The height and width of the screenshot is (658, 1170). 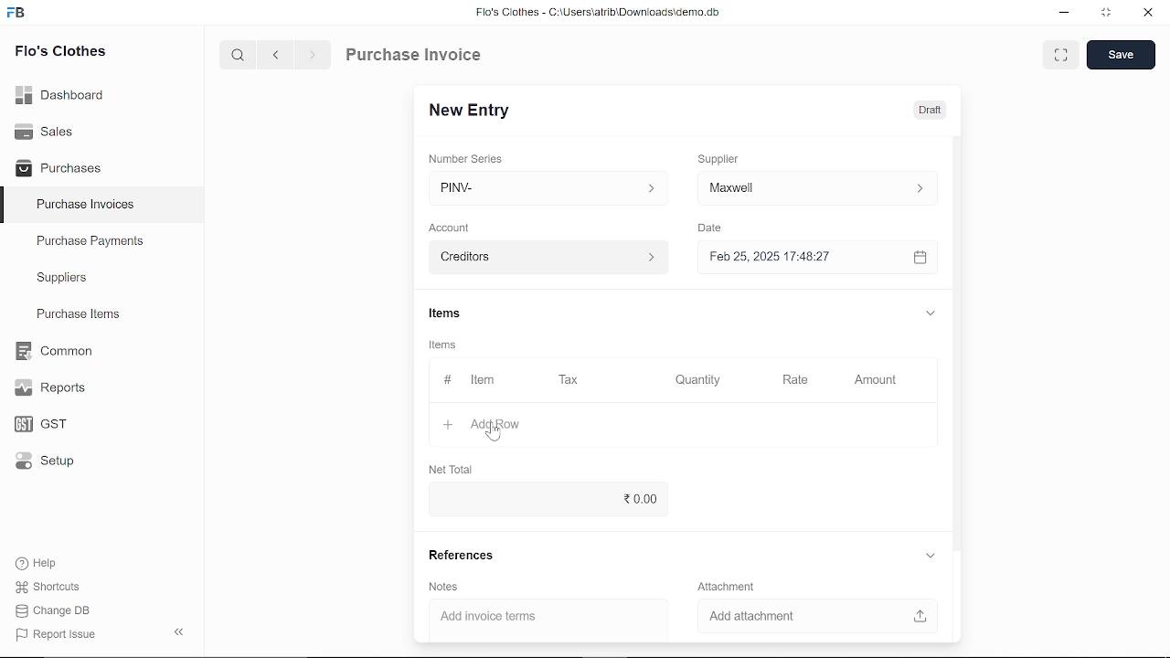 I want to click on minimize, so click(x=1062, y=13).